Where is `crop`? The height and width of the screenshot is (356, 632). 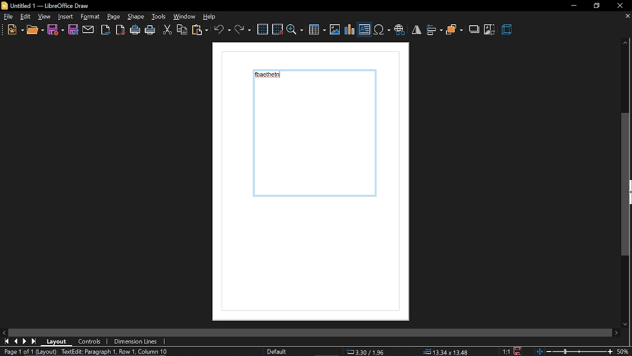
crop is located at coordinates (490, 31).